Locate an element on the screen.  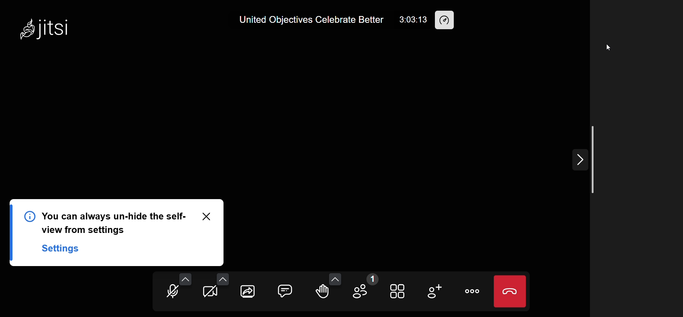
screen share is located at coordinates (248, 291).